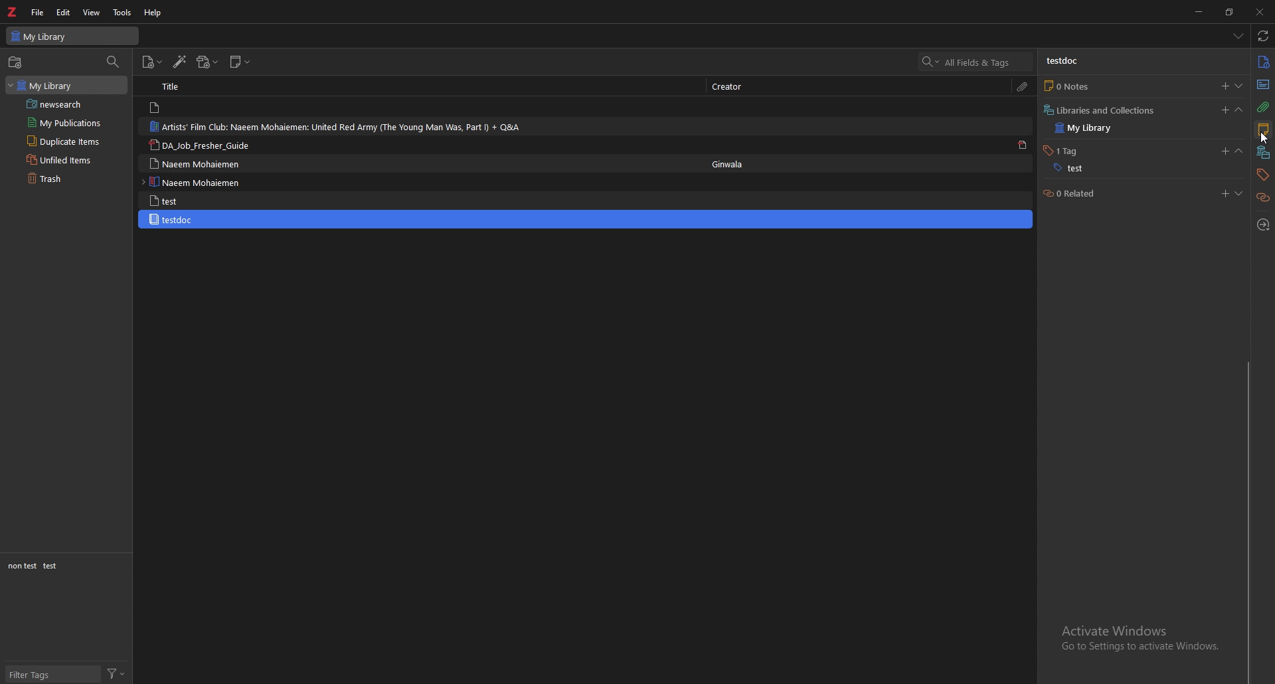 The image size is (1275, 684). What do you see at coordinates (1242, 110) in the screenshot?
I see `collapse` at bounding box center [1242, 110].